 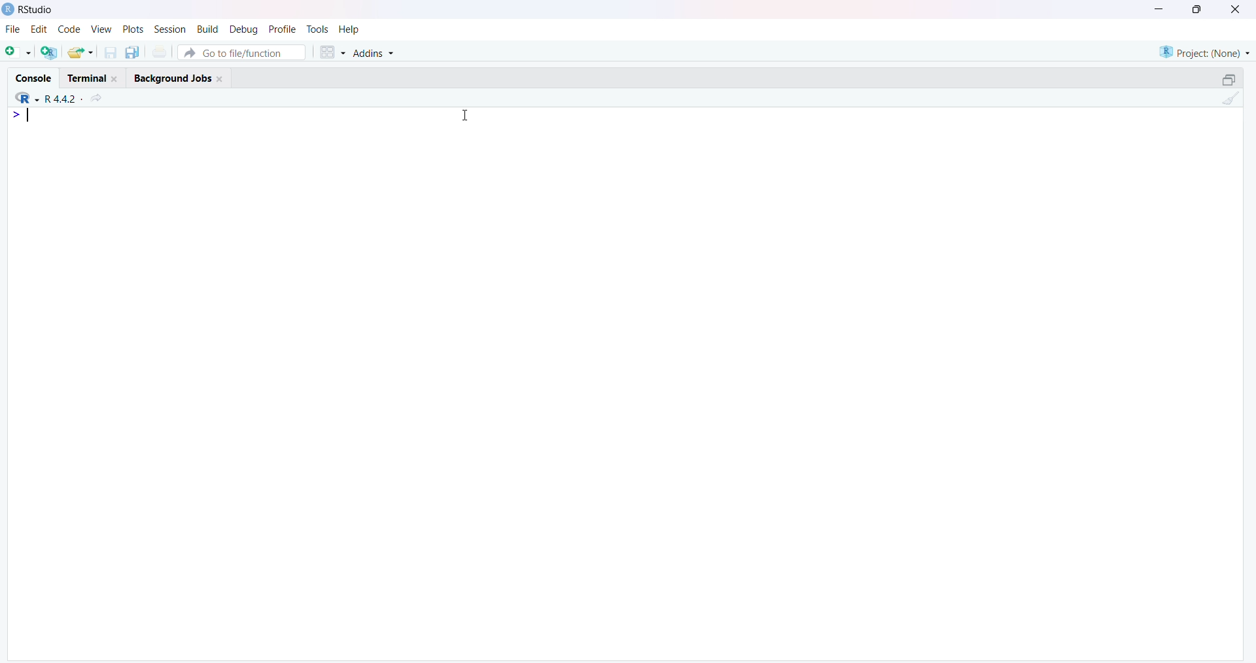 What do you see at coordinates (245, 51) in the screenshot?
I see `Go to file/function` at bounding box center [245, 51].